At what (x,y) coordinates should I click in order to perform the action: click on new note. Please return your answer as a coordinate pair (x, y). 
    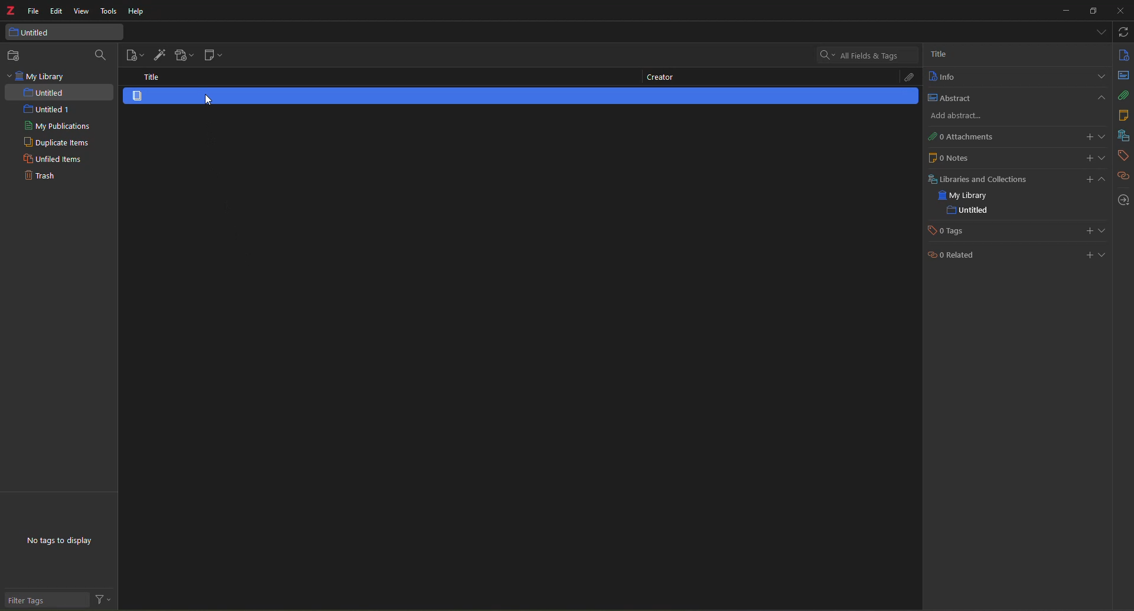
    Looking at the image, I should click on (211, 56).